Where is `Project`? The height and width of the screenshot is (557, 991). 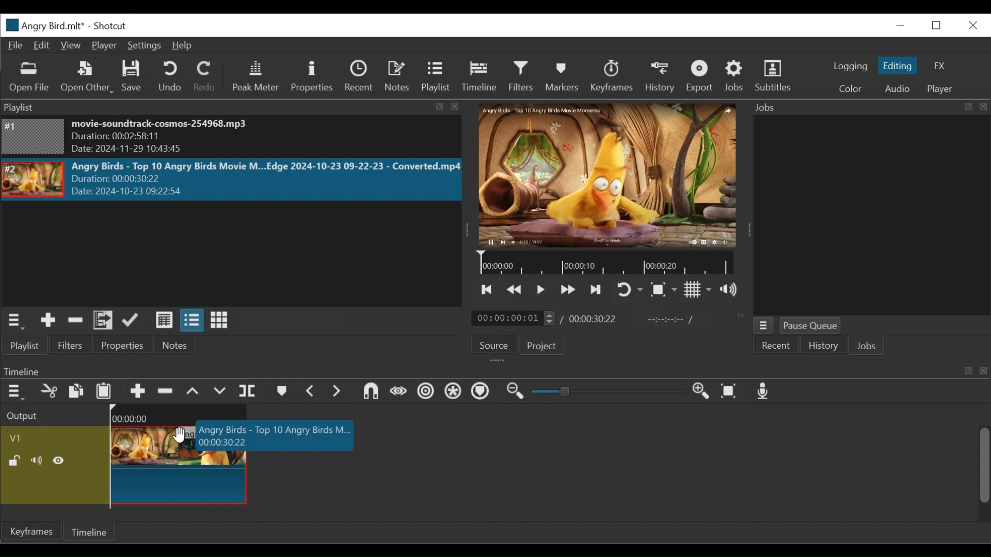 Project is located at coordinates (540, 346).